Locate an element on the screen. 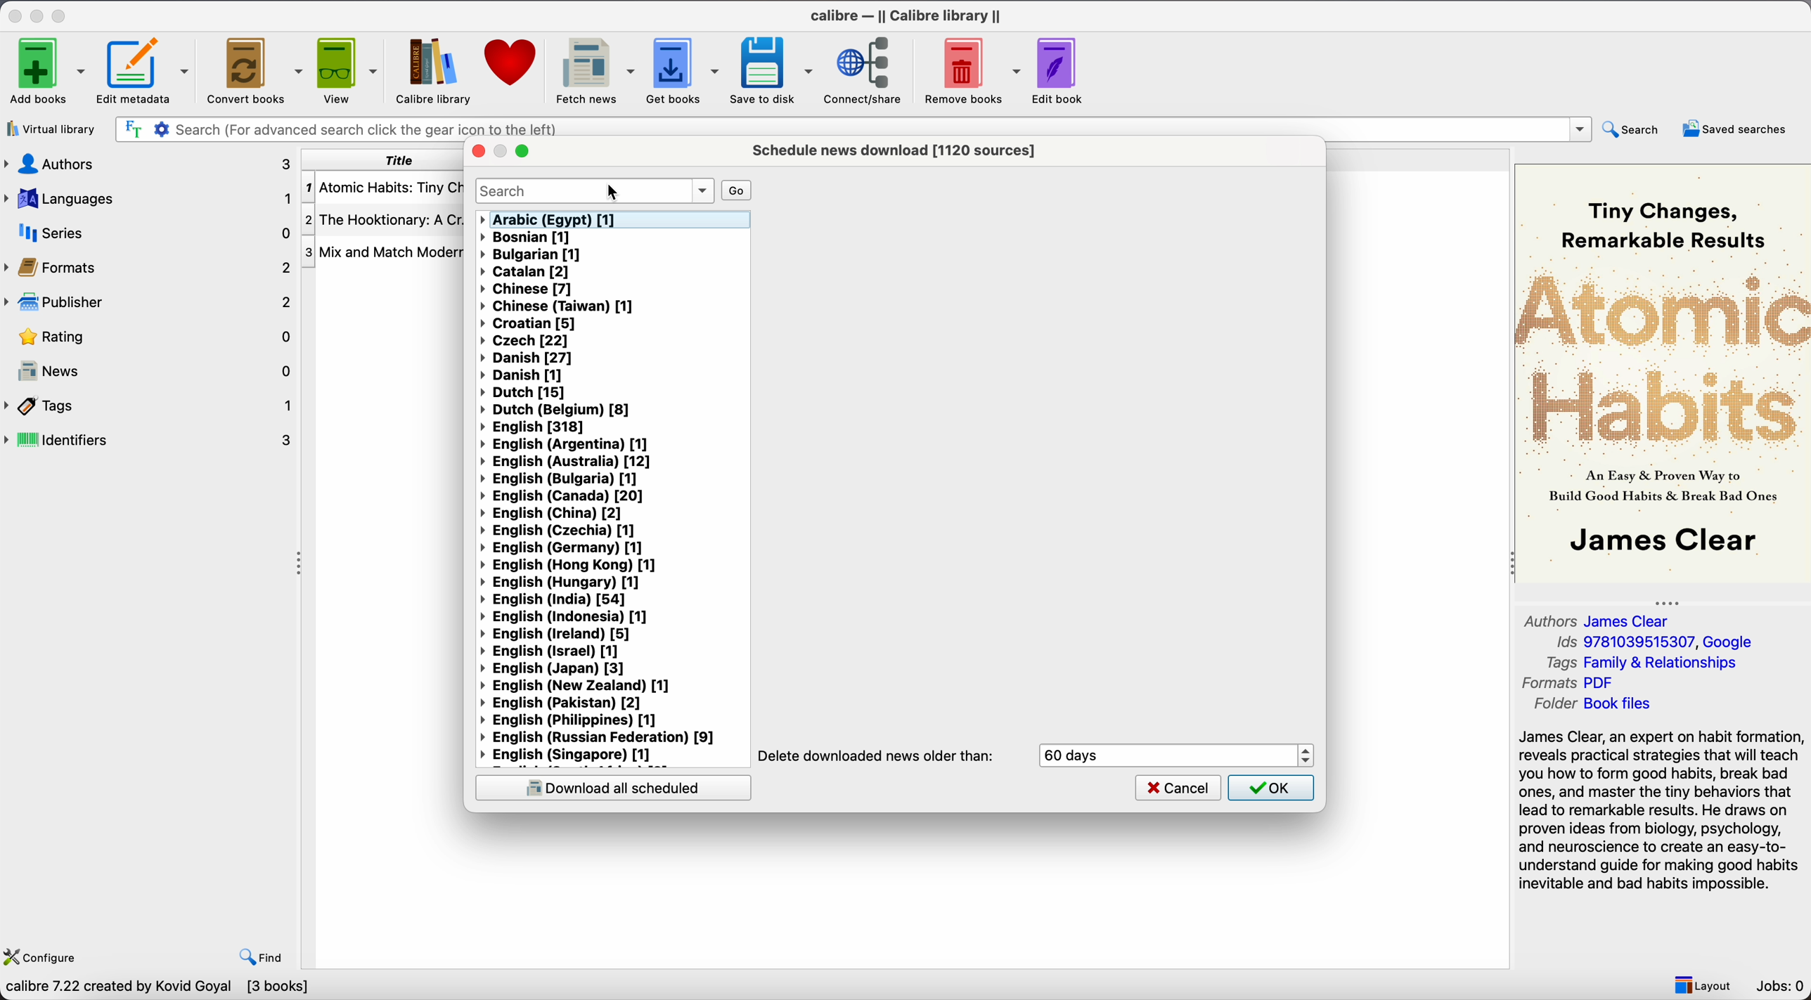 The height and width of the screenshot is (1000, 1811). clibre 7.22 created by kovid Goyal [3 books] is located at coordinates (156, 989).